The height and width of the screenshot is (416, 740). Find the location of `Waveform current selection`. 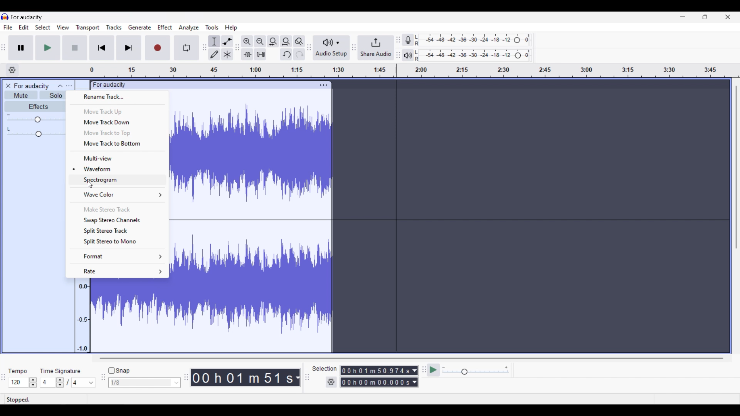

Waveform current selection is located at coordinates (117, 169).